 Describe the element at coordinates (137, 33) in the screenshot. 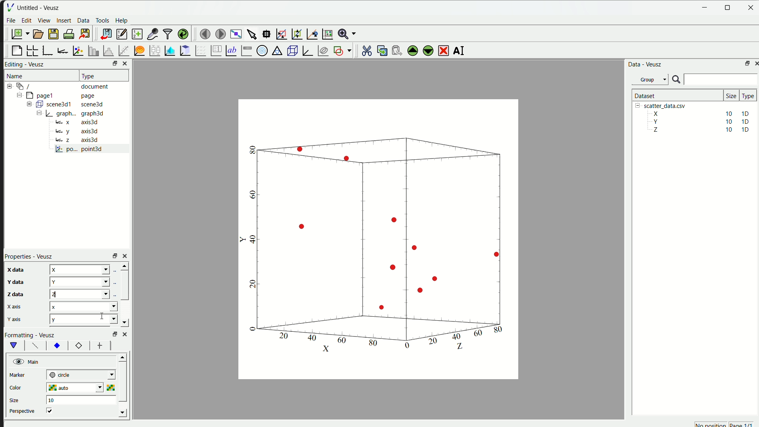

I see `create a new dataset` at that location.